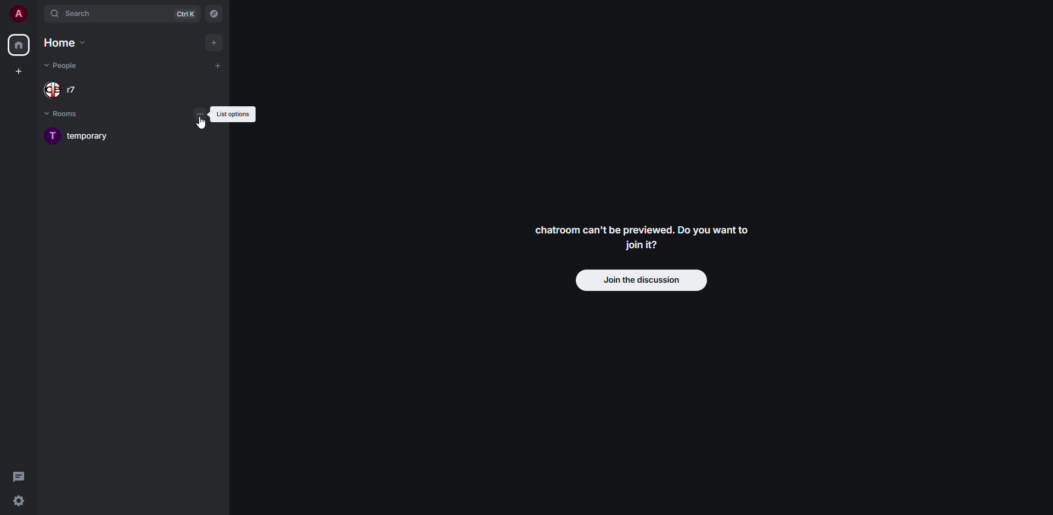 Image resolution: width=1053 pixels, height=515 pixels. What do you see at coordinates (77, 13) in the screenshot?
I see `search` at bounding box center [77, 13].